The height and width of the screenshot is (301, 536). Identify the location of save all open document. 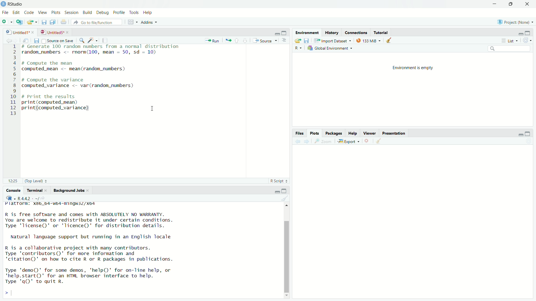
(53, 22).